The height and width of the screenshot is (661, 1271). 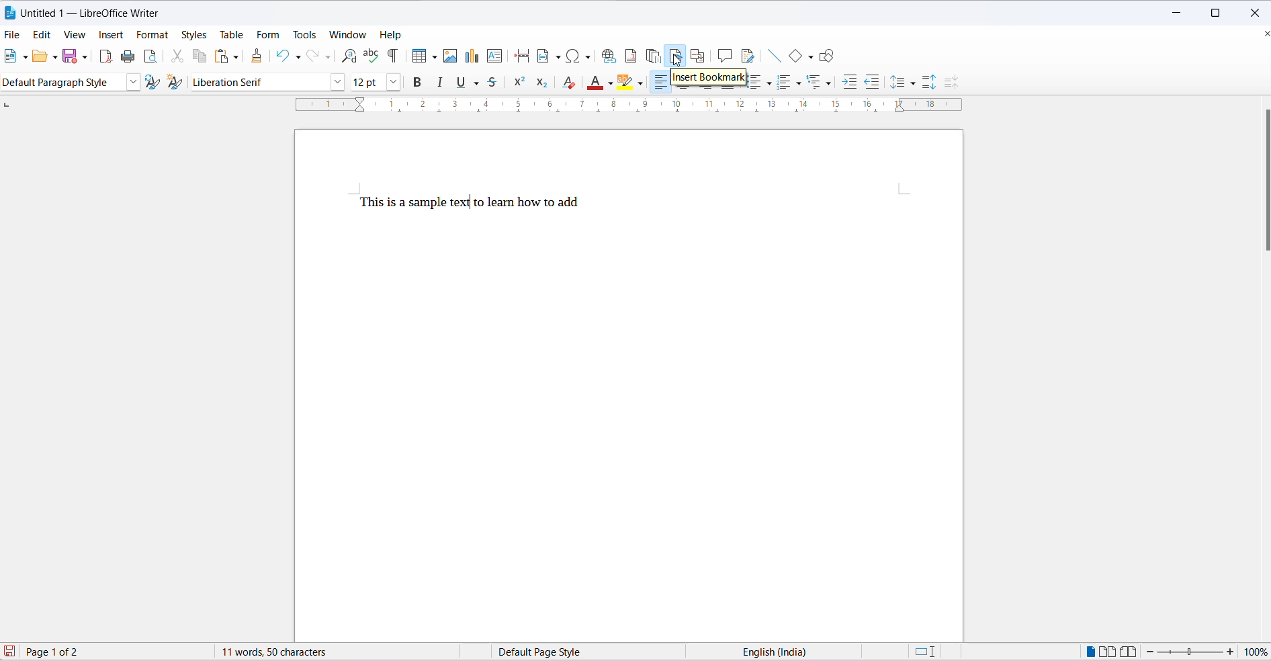 I want to click on font name options, so click(x=337, y=83).